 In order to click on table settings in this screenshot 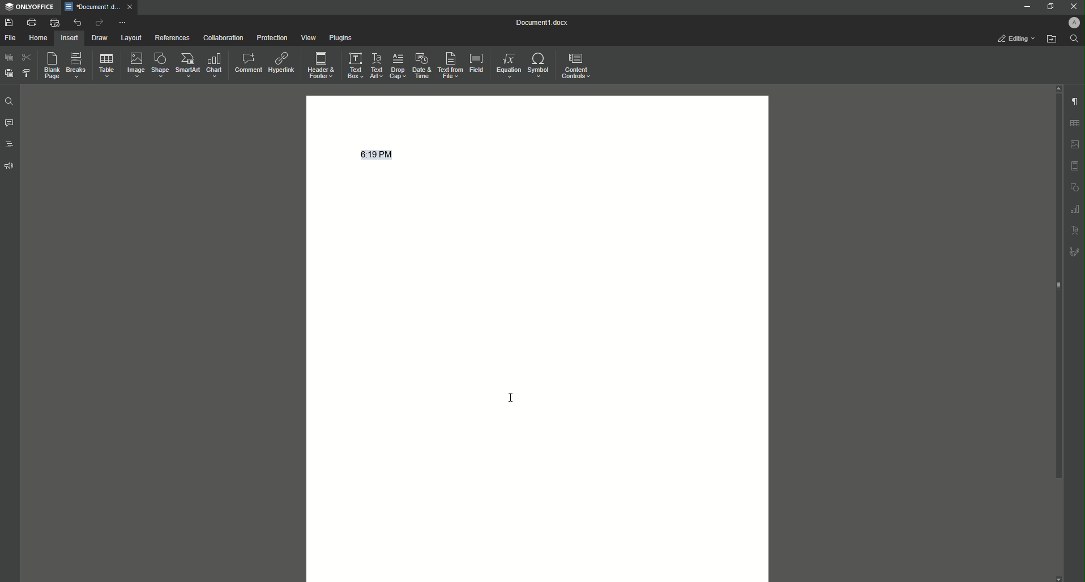, I will do `click(1074, 123)`.